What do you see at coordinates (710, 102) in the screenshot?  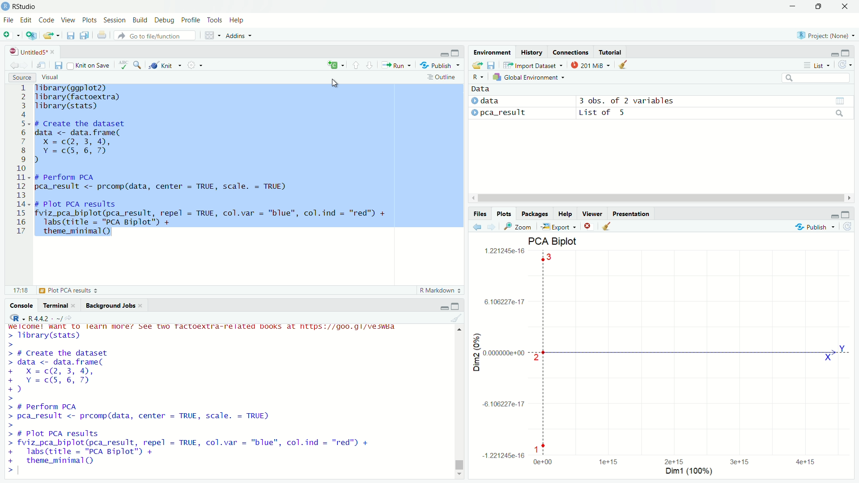 I see `3obs. of 2 variable` at bounding box center [710, 102].